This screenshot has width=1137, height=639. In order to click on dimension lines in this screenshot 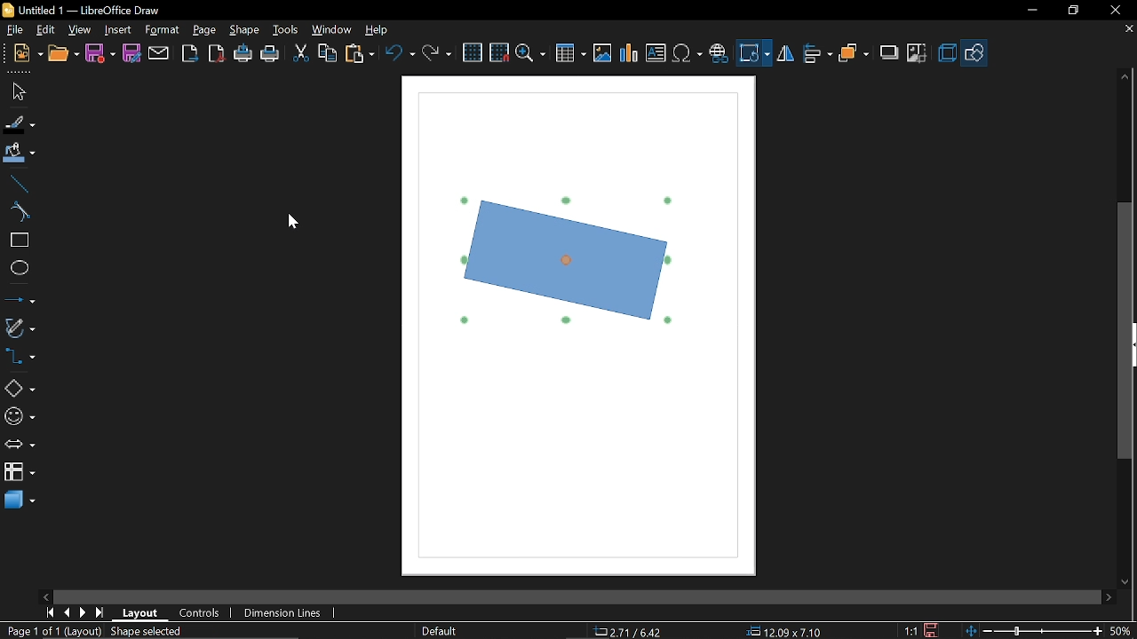, I will do `click(282, 612)`.